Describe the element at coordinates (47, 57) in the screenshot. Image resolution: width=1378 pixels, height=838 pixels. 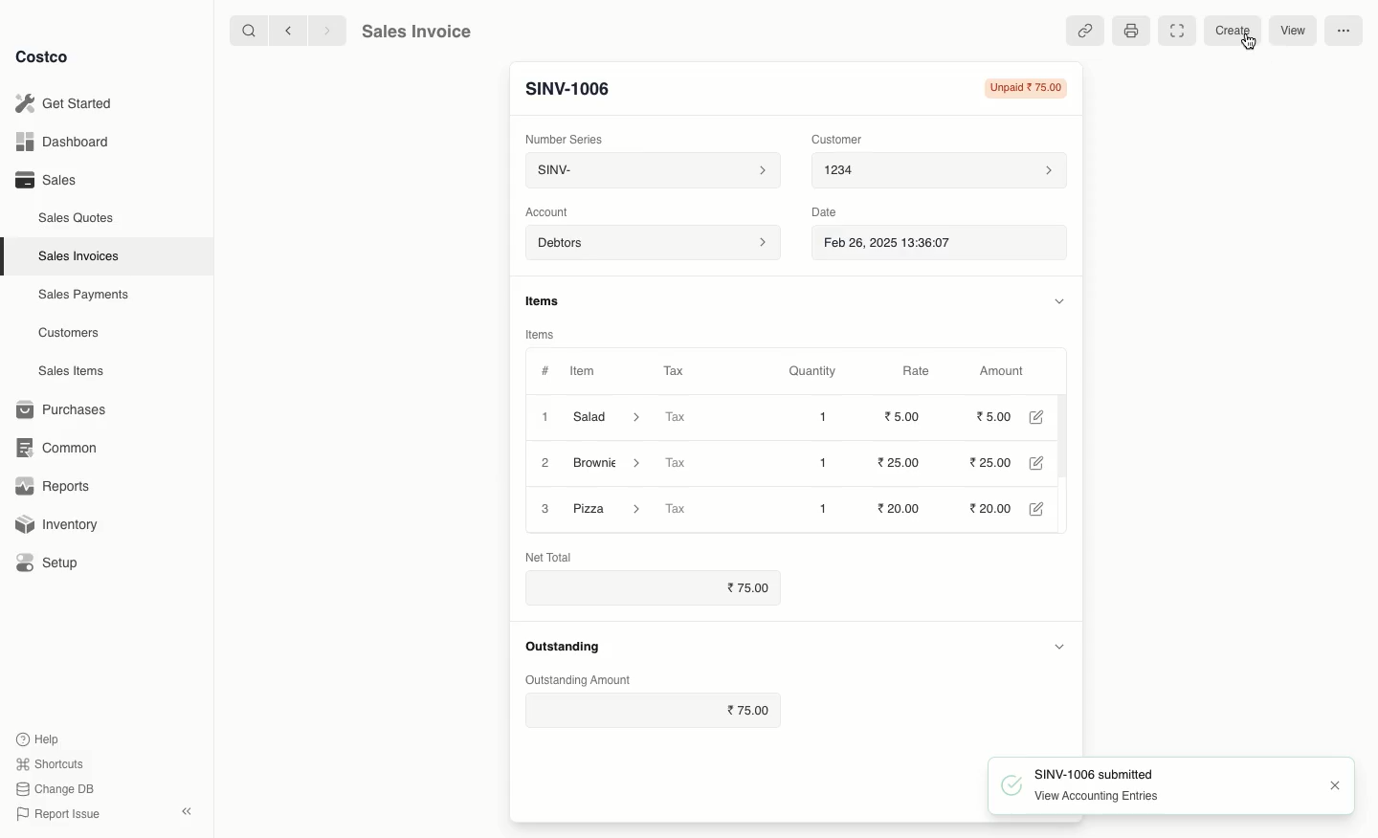
I see `Costco` at that location.